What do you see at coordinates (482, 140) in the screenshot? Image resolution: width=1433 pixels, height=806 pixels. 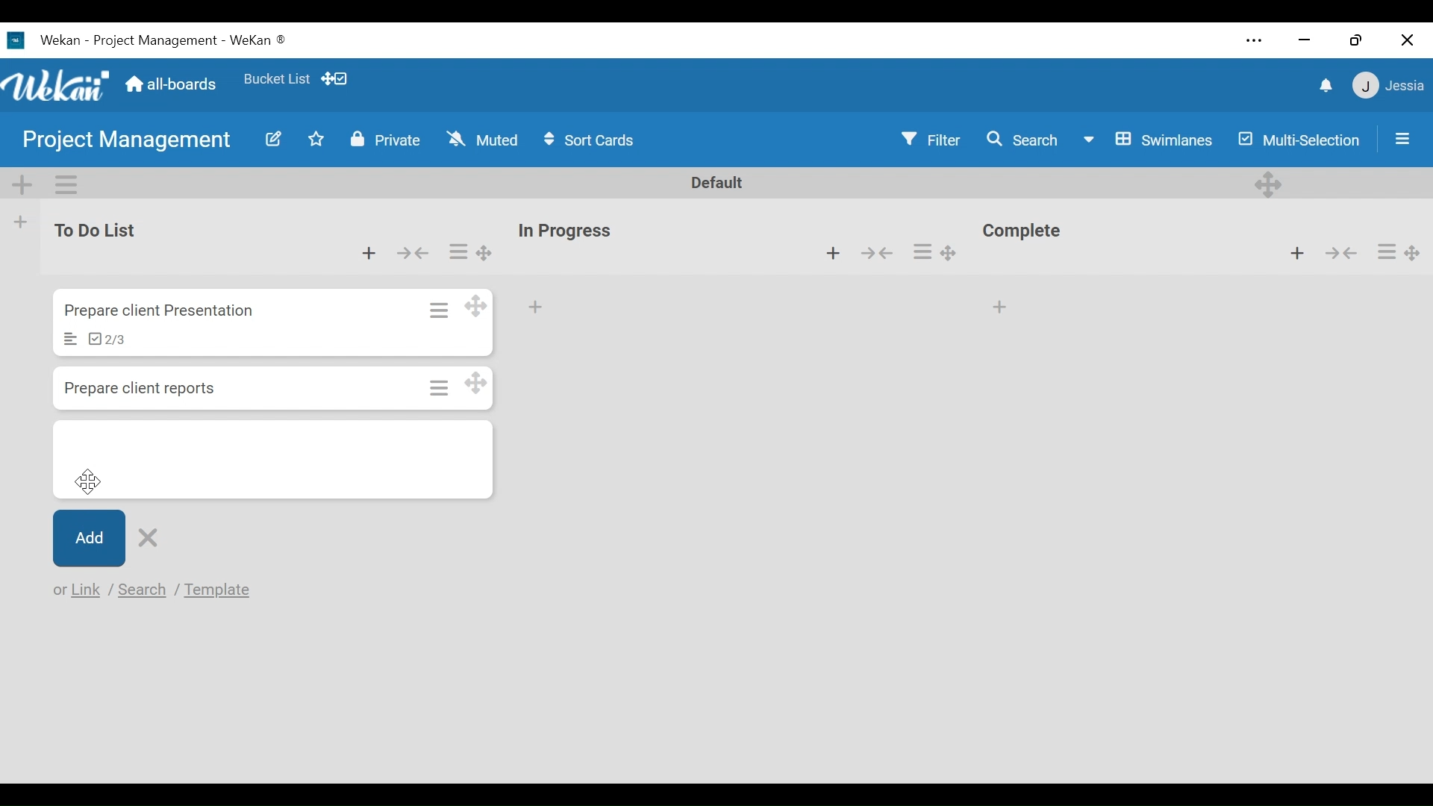 I see `Muted` at bounding box center [482, 140].